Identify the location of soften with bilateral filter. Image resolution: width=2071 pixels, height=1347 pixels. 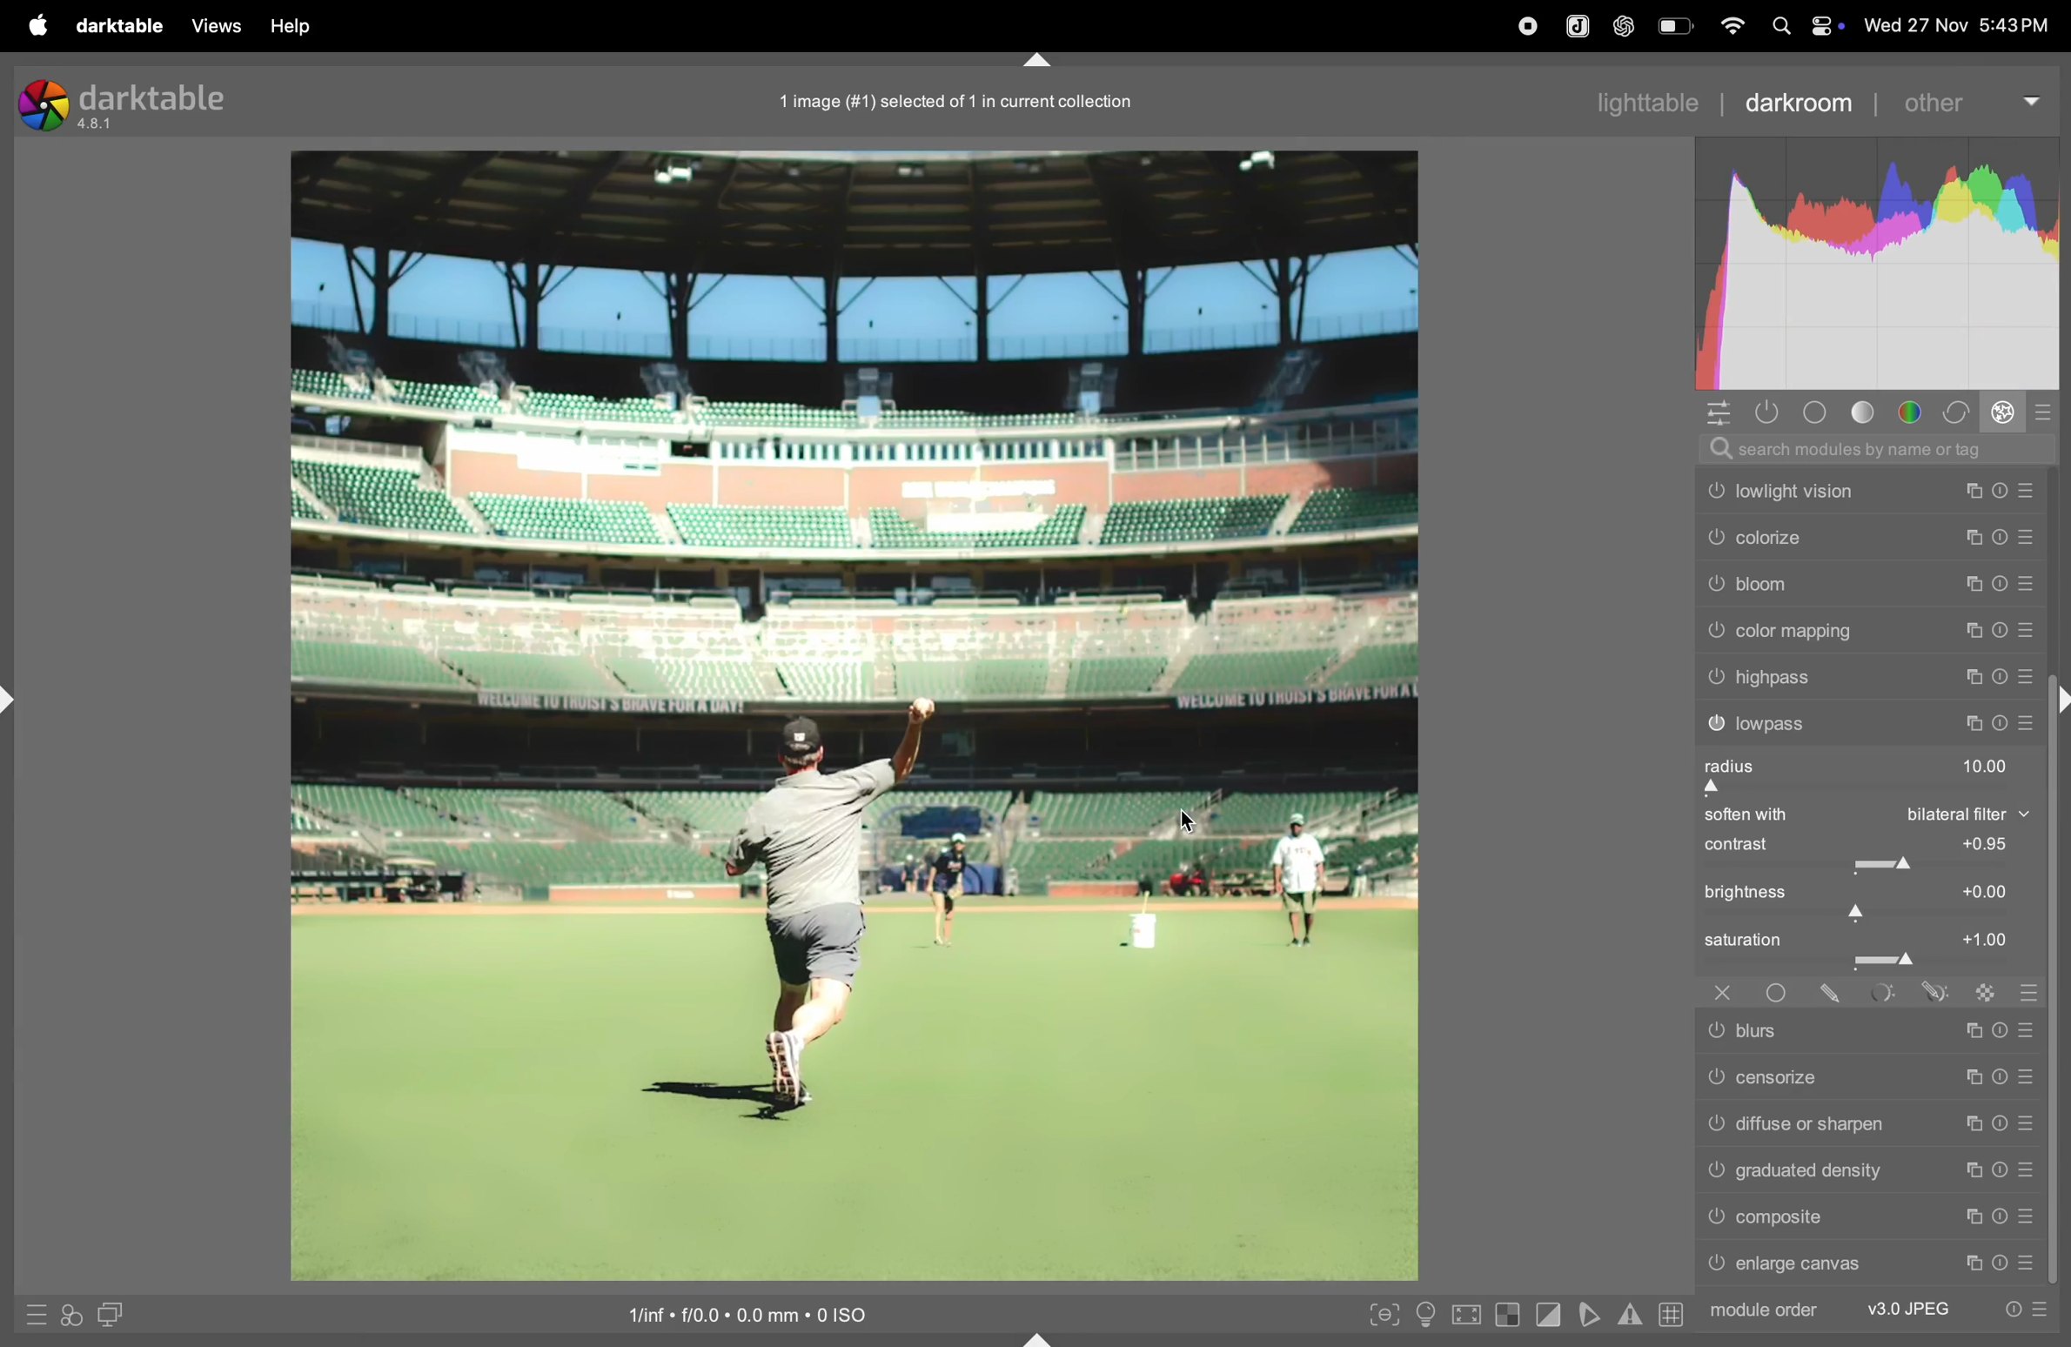
(1862, 817).